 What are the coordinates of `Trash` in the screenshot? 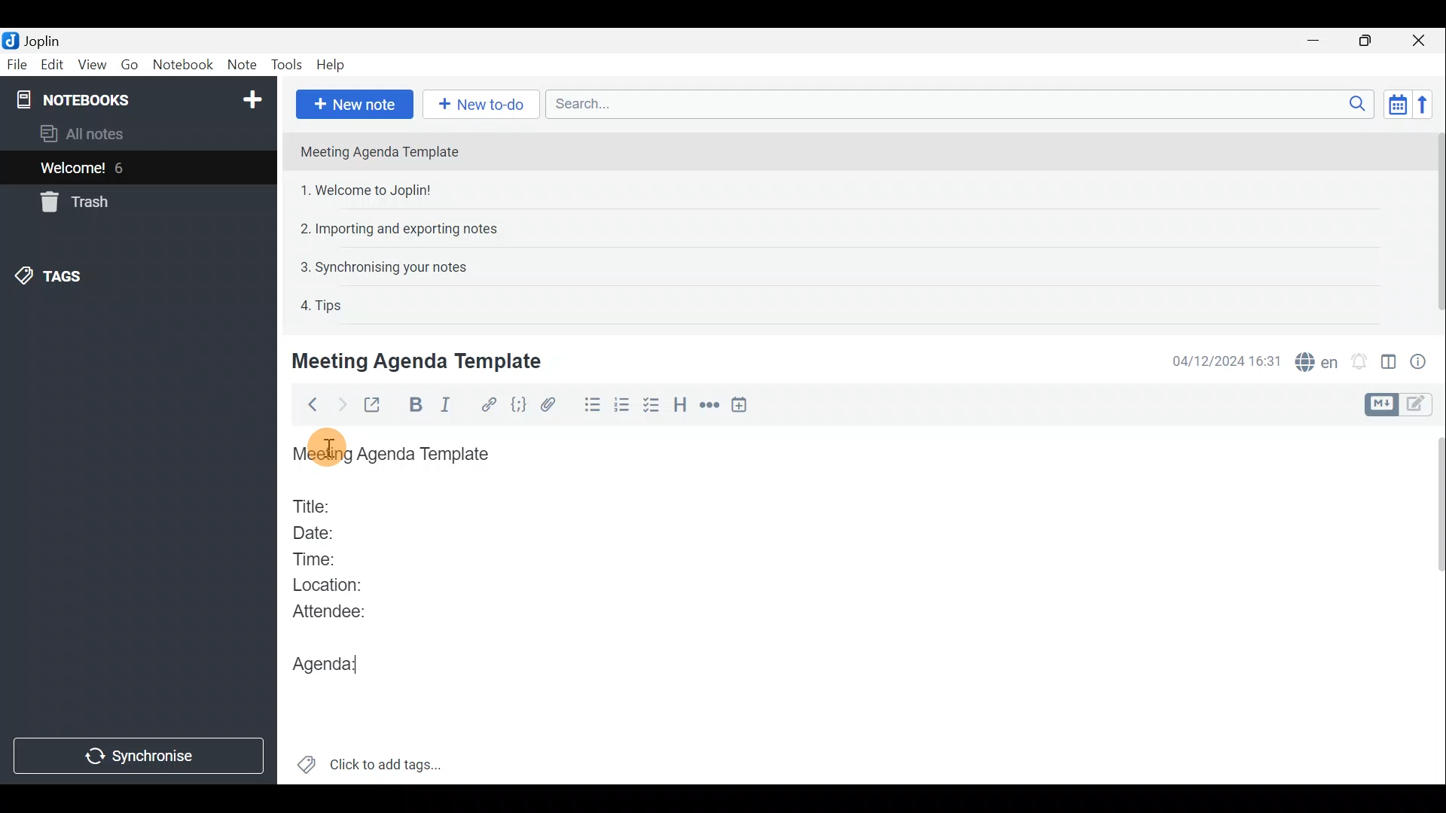 It's located at (72, 202).